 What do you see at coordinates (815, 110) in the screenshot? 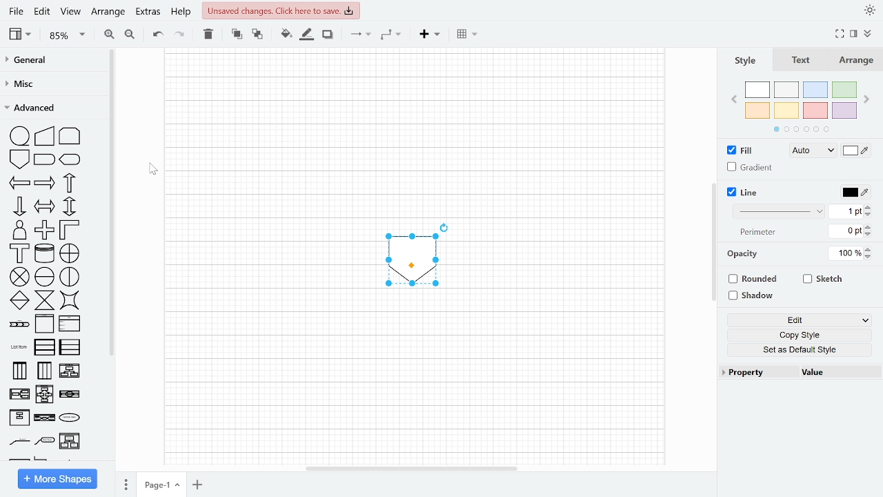
I see `red` at bounding box center [815, 110].